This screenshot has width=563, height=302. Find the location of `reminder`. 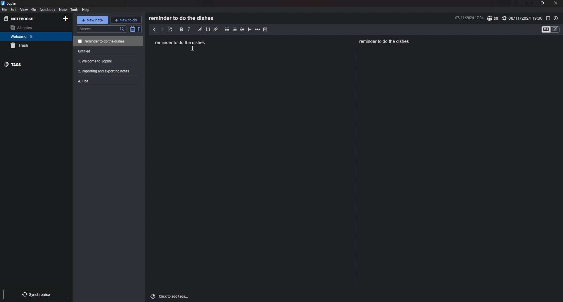

reminder is located at coordinates (182, 18).